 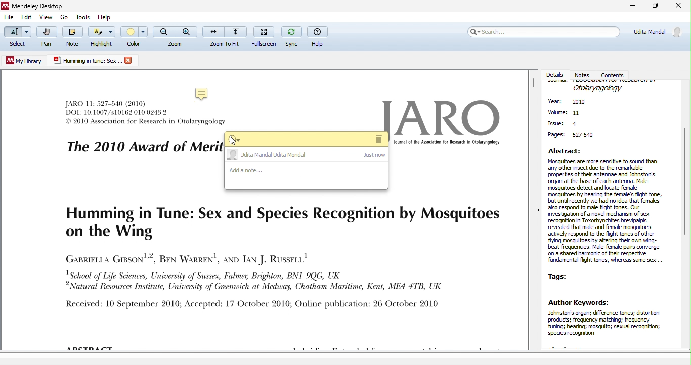 What do you see at coordinates (263, 36) in the screenshot?
I see `fullscreen` at bounding box center [263, 36].